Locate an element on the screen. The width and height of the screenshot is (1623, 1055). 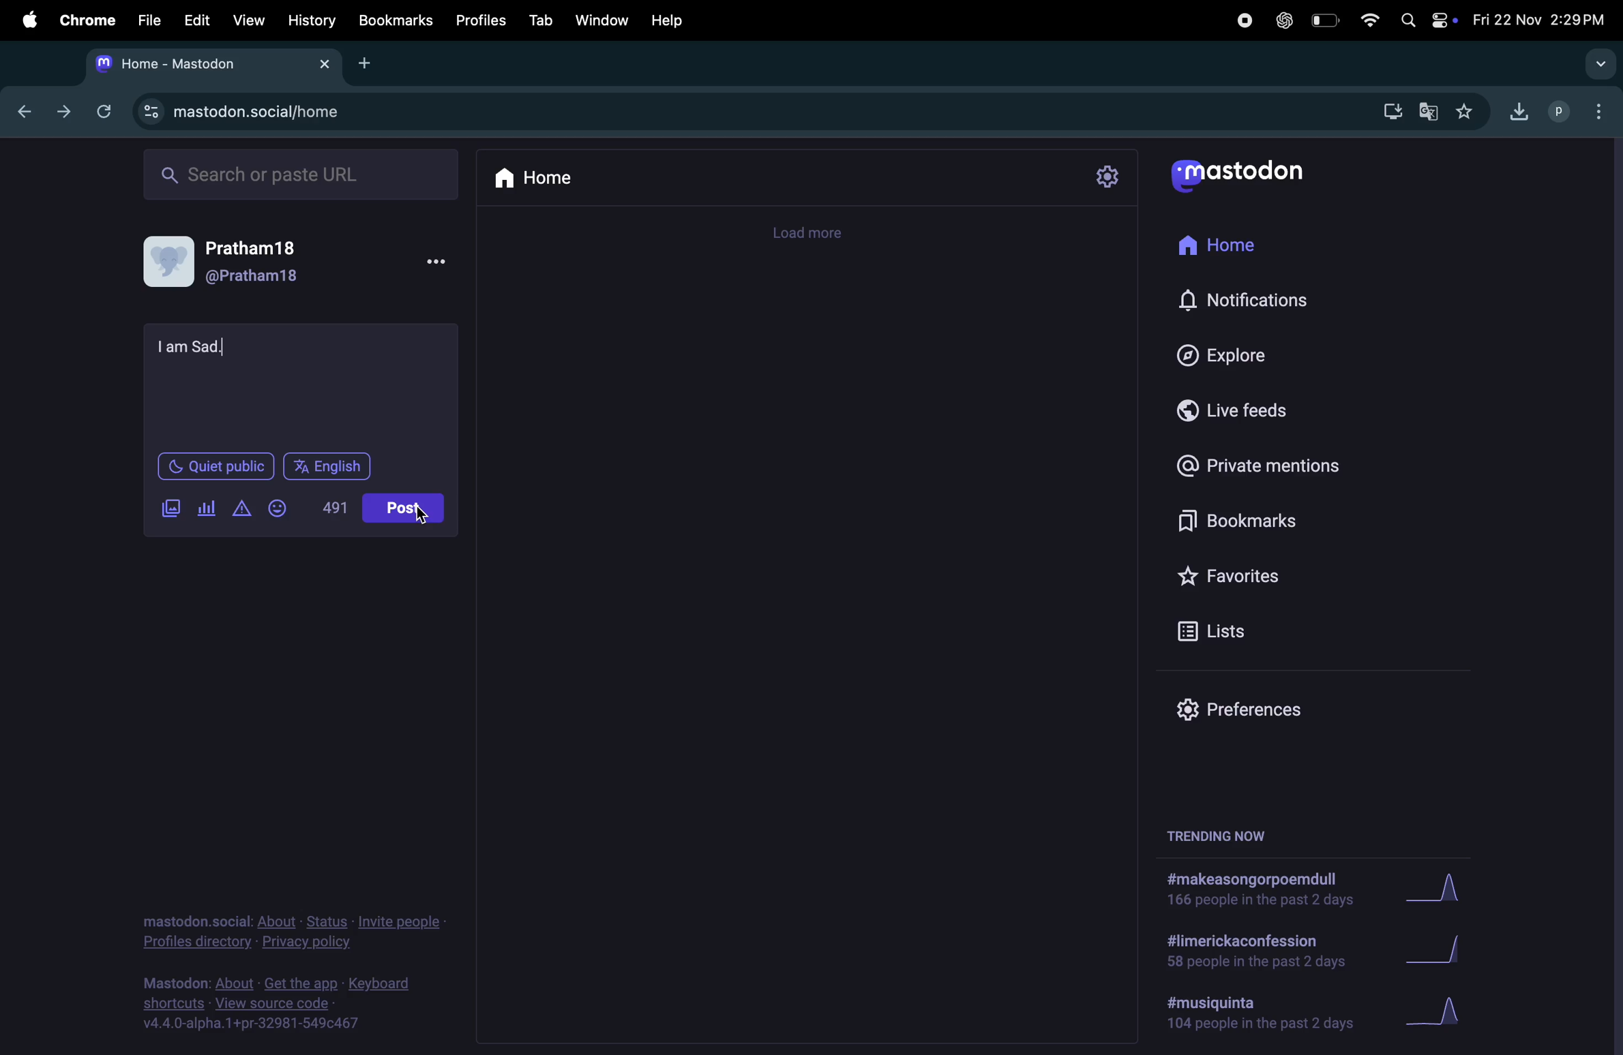
explore is located at coordinates (1277, 354).